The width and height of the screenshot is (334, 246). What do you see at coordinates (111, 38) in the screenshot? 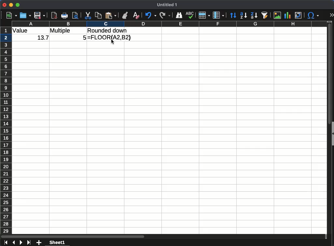
I see `floor function` at bounding box center [111, 38].